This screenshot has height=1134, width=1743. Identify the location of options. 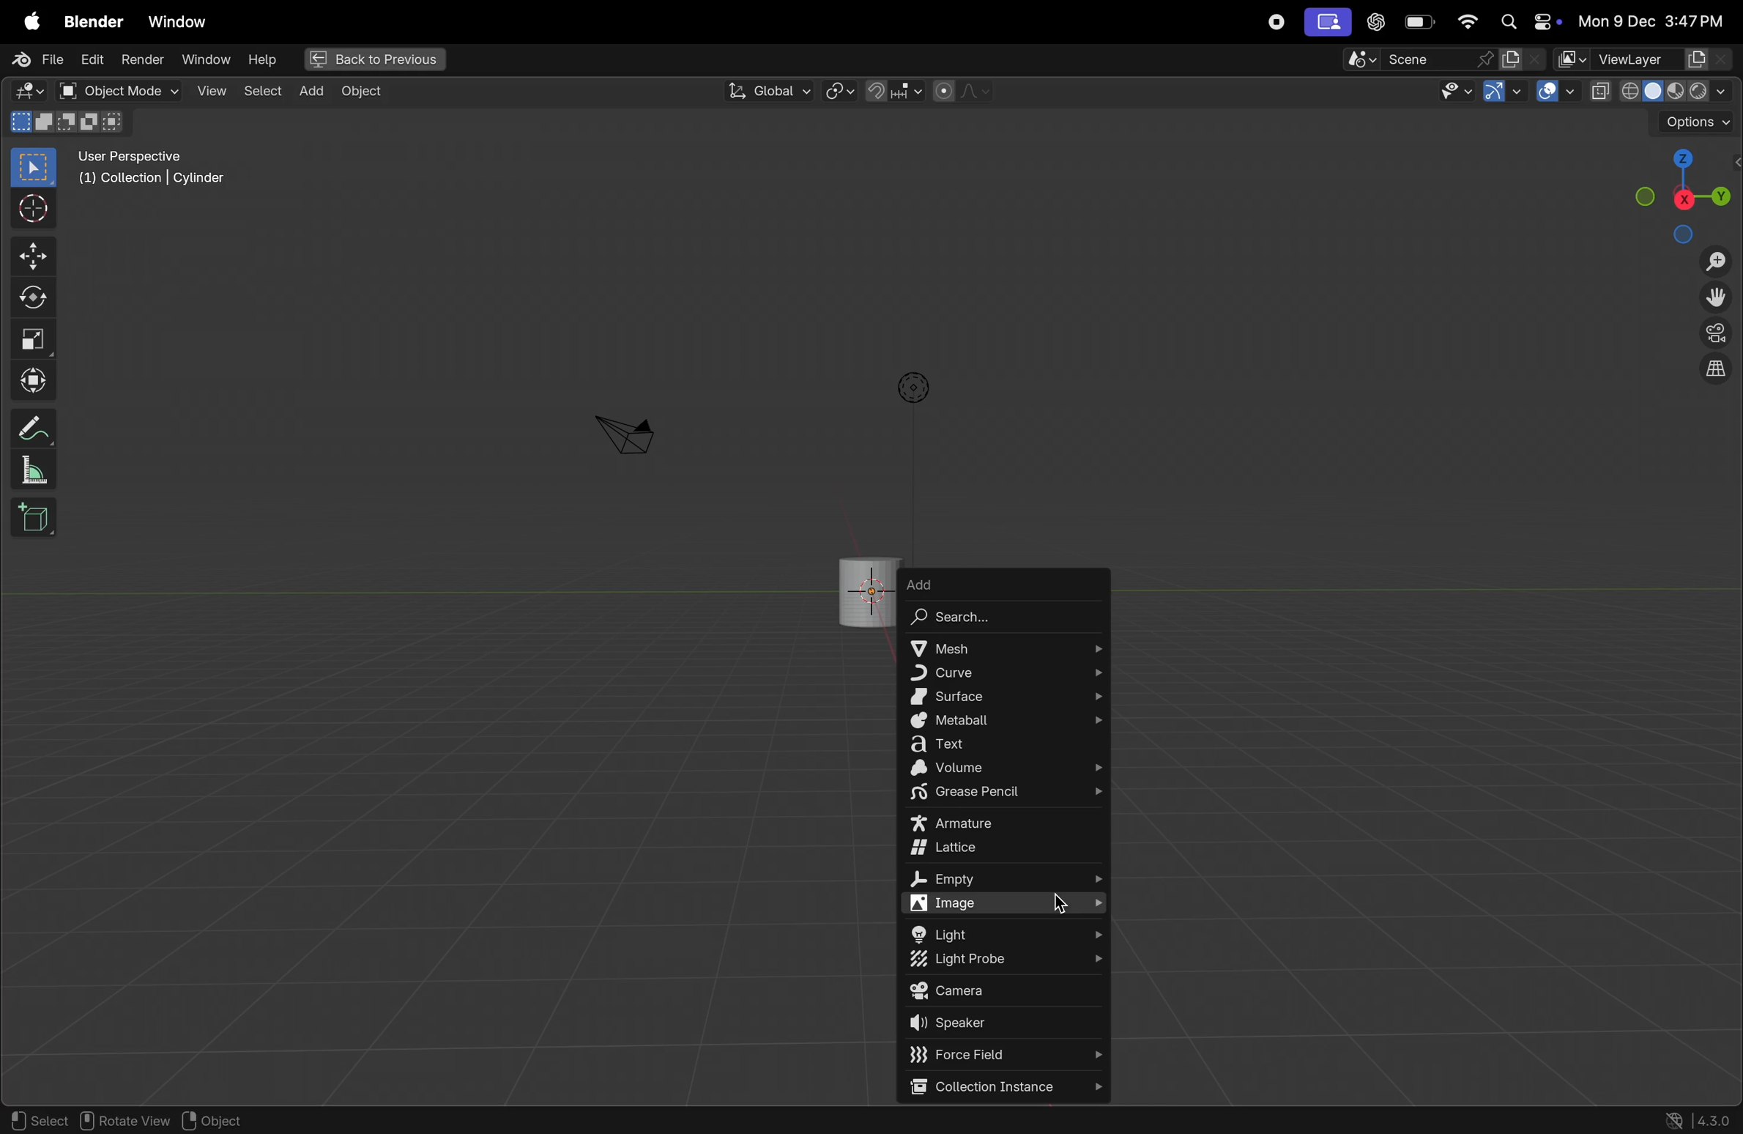
(910, 388).